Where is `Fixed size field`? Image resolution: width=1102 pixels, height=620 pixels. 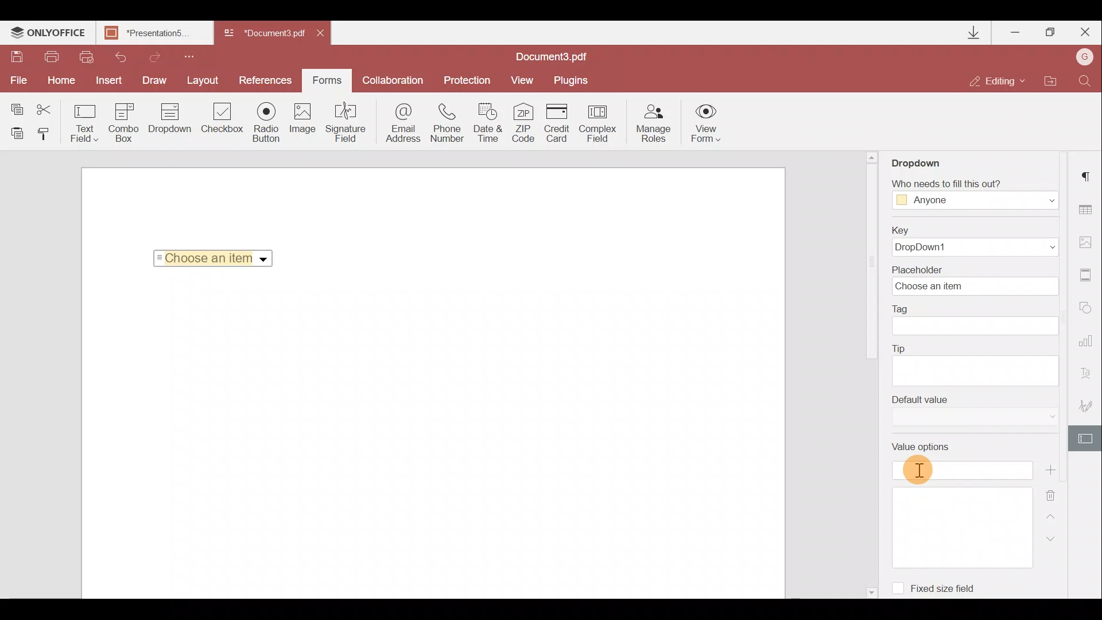
Fixed size field is located at coordinates (939, 586).